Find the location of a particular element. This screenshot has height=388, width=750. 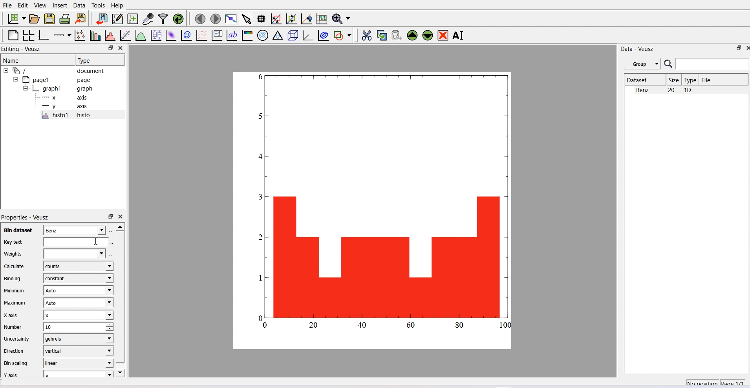

Plot bar chart is located at coordinates (95, 35).